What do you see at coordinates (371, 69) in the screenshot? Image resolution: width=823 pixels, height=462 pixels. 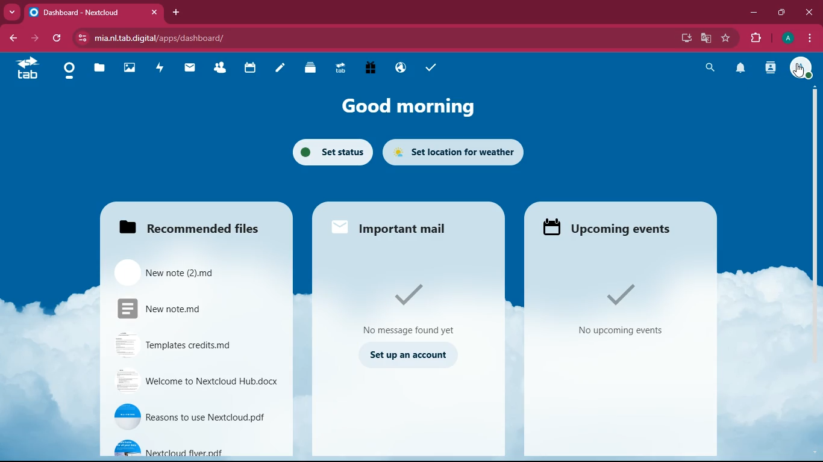 I see `gift` at bounding box center [371, 69].